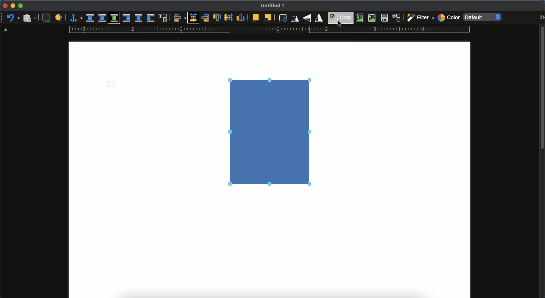 Image resolution: width=545 pixels, height=298 pixels. Describe the element at coordinates (13, 18) in the screenshot. I see `undo` at that location.